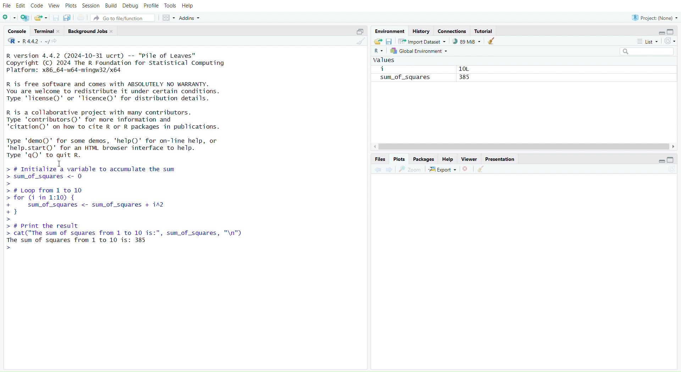  What do you see at coordinates (42, 18) in the screenshot?
I see `open an existing file` at bounding box center [42, 18].